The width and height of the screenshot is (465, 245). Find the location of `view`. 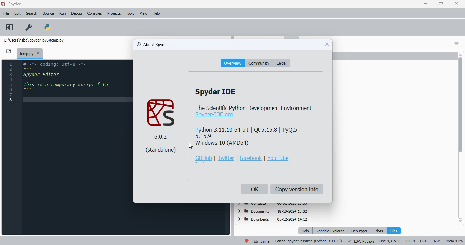

view is located at coordinates (144, 13).